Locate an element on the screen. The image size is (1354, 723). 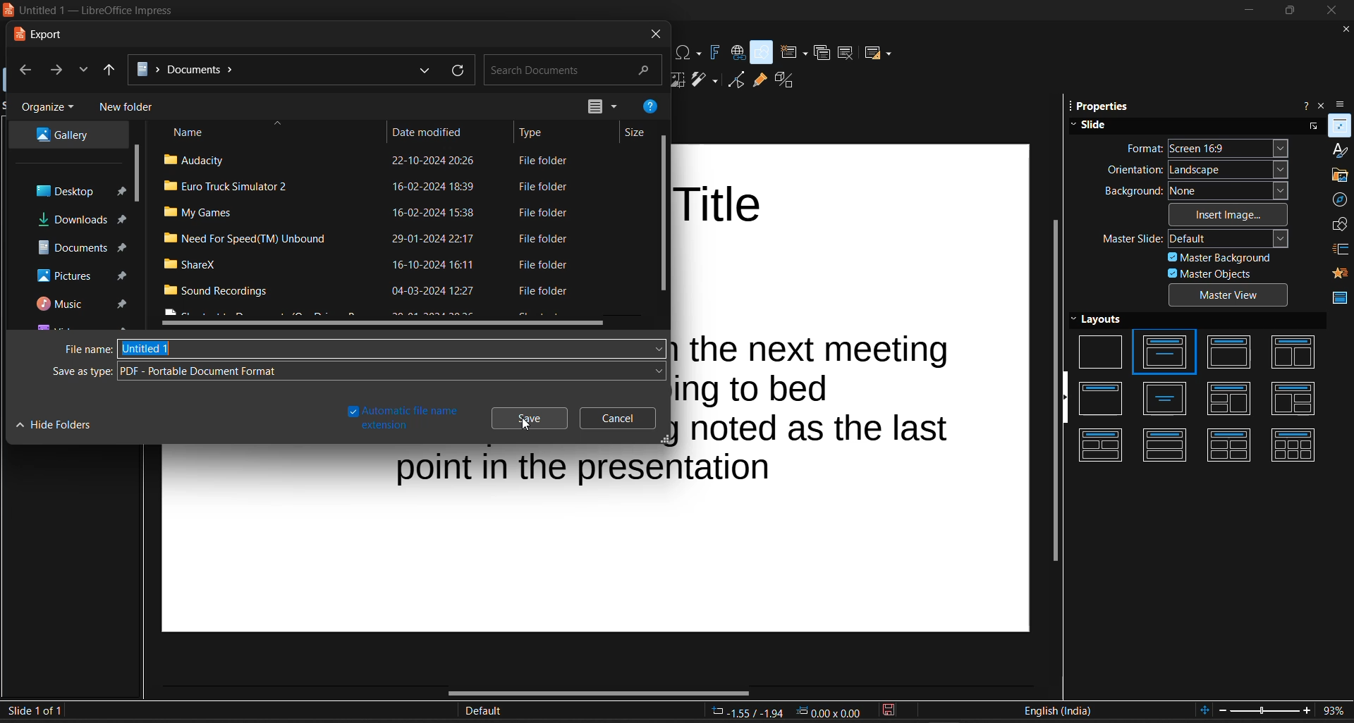
toggle extrusion is located at coordinates (785, 81).